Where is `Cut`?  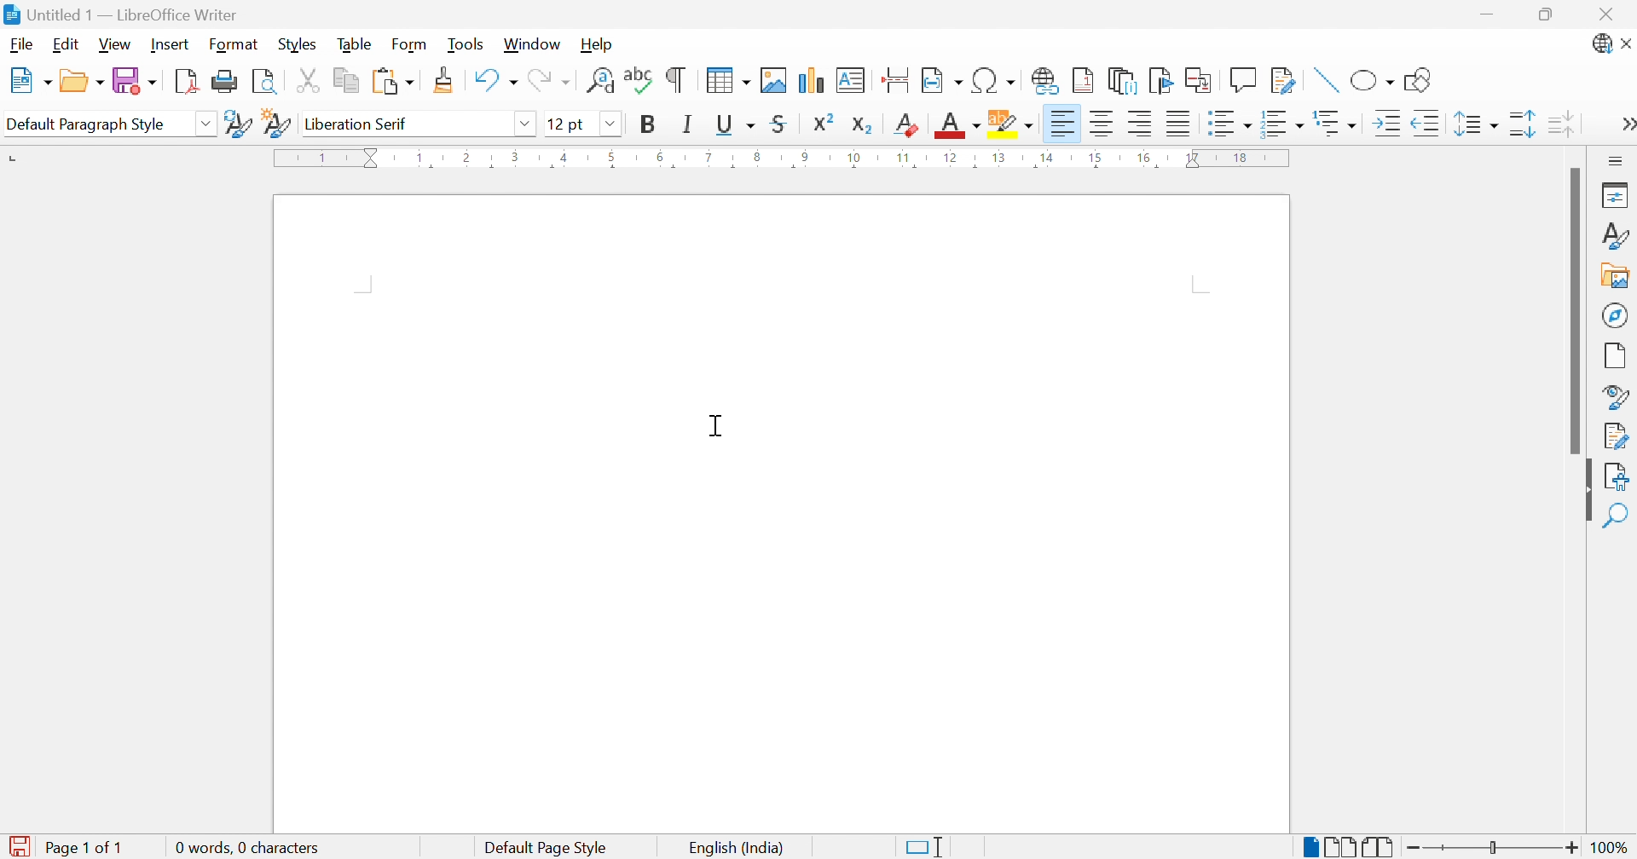
Cut is located at coordinates (306, 79).